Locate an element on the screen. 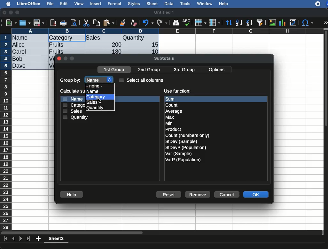 The height and width of the screenshot is (249, 328). cursor is located at coordinates (100, 102).